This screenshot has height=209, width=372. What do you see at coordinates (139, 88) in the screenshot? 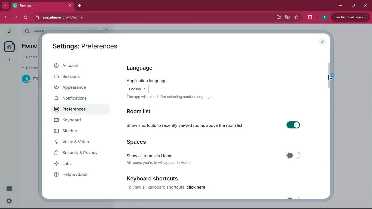
I see `English` at bounding box center [139, 88].